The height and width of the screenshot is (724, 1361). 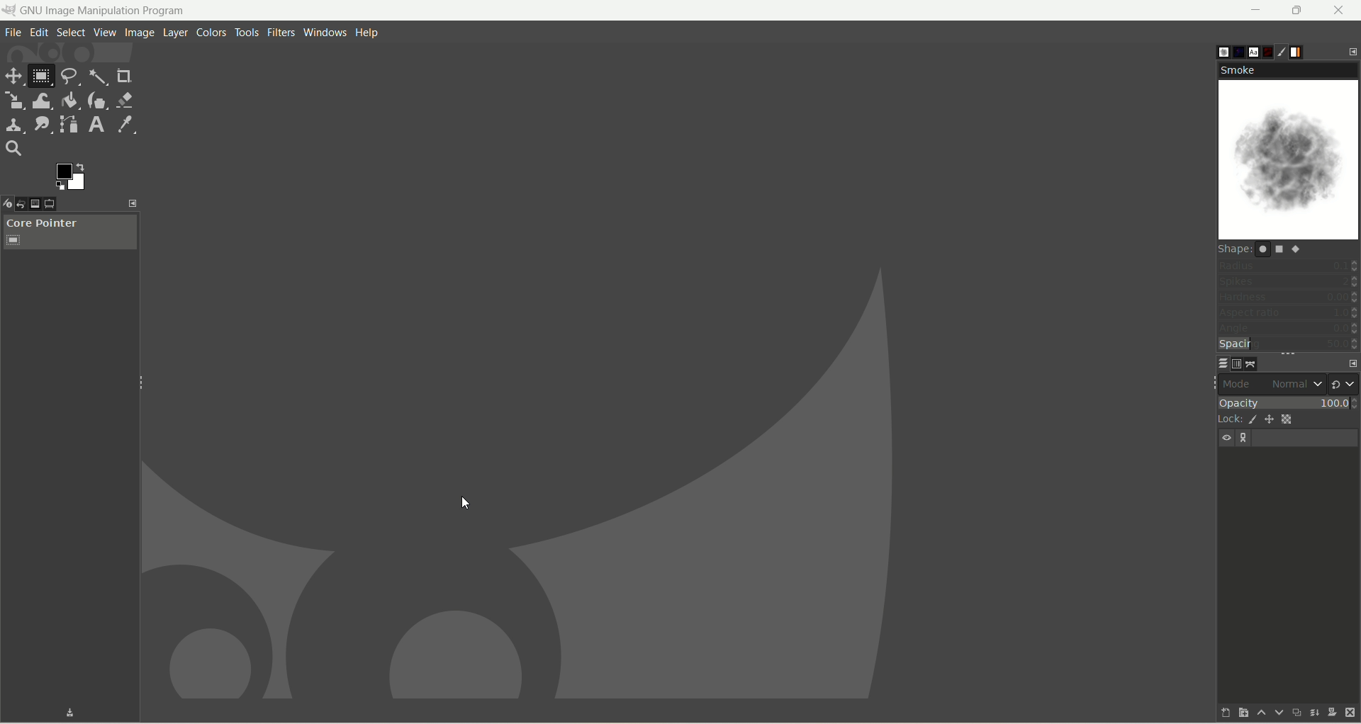 I want to click on windows, so click(x=324, y=33).